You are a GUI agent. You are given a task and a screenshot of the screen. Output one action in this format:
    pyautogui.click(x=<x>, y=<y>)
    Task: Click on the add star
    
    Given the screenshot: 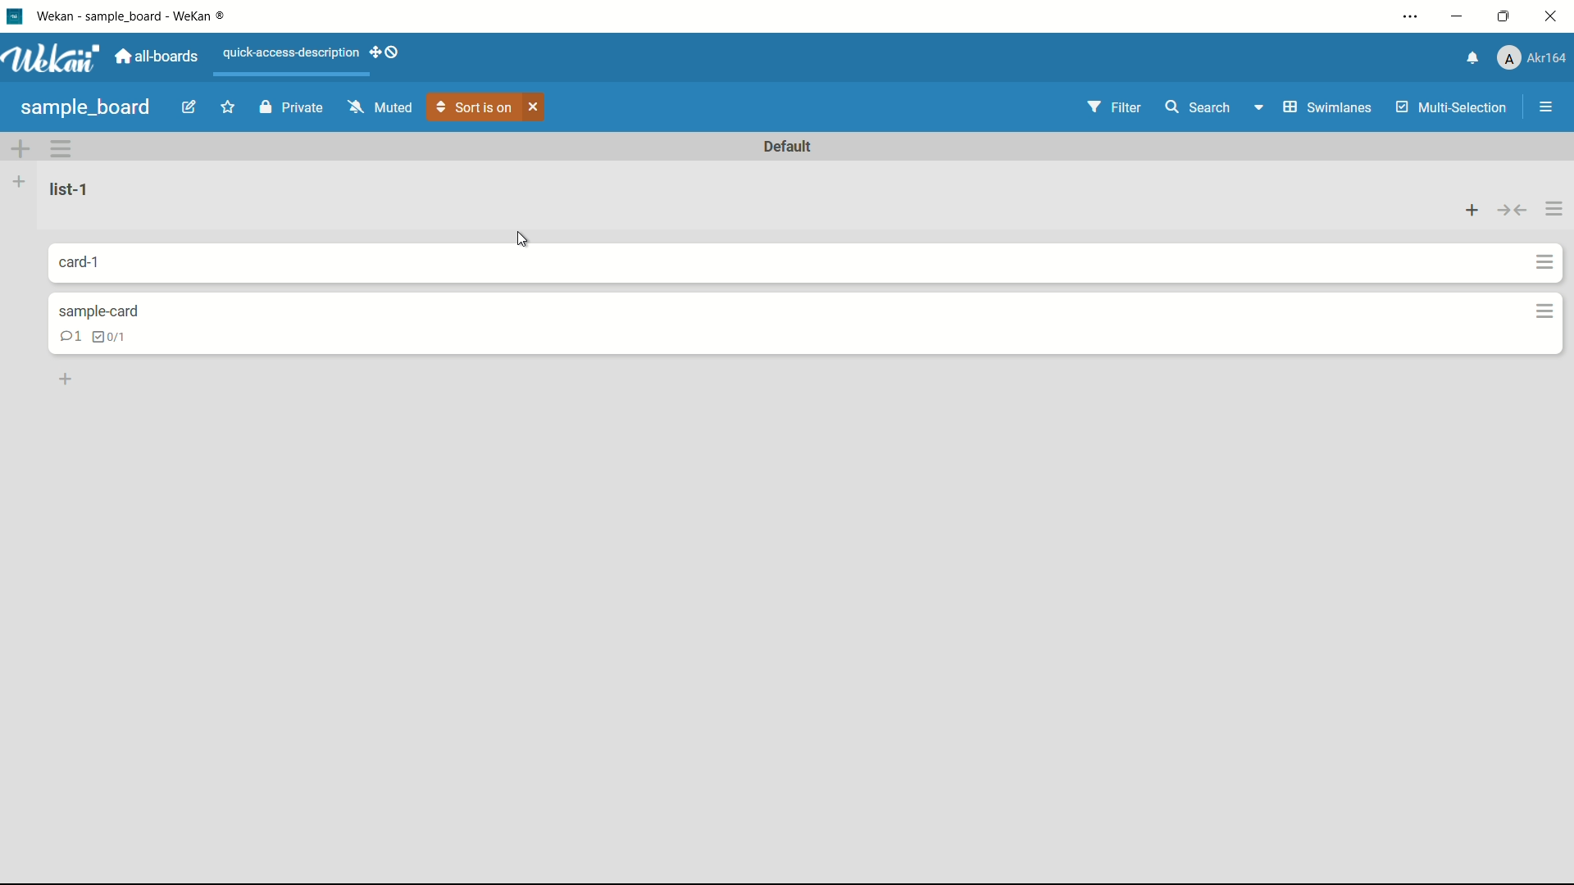 What is the action you would take?
    pyautogui.click(x=230, y=107)
    